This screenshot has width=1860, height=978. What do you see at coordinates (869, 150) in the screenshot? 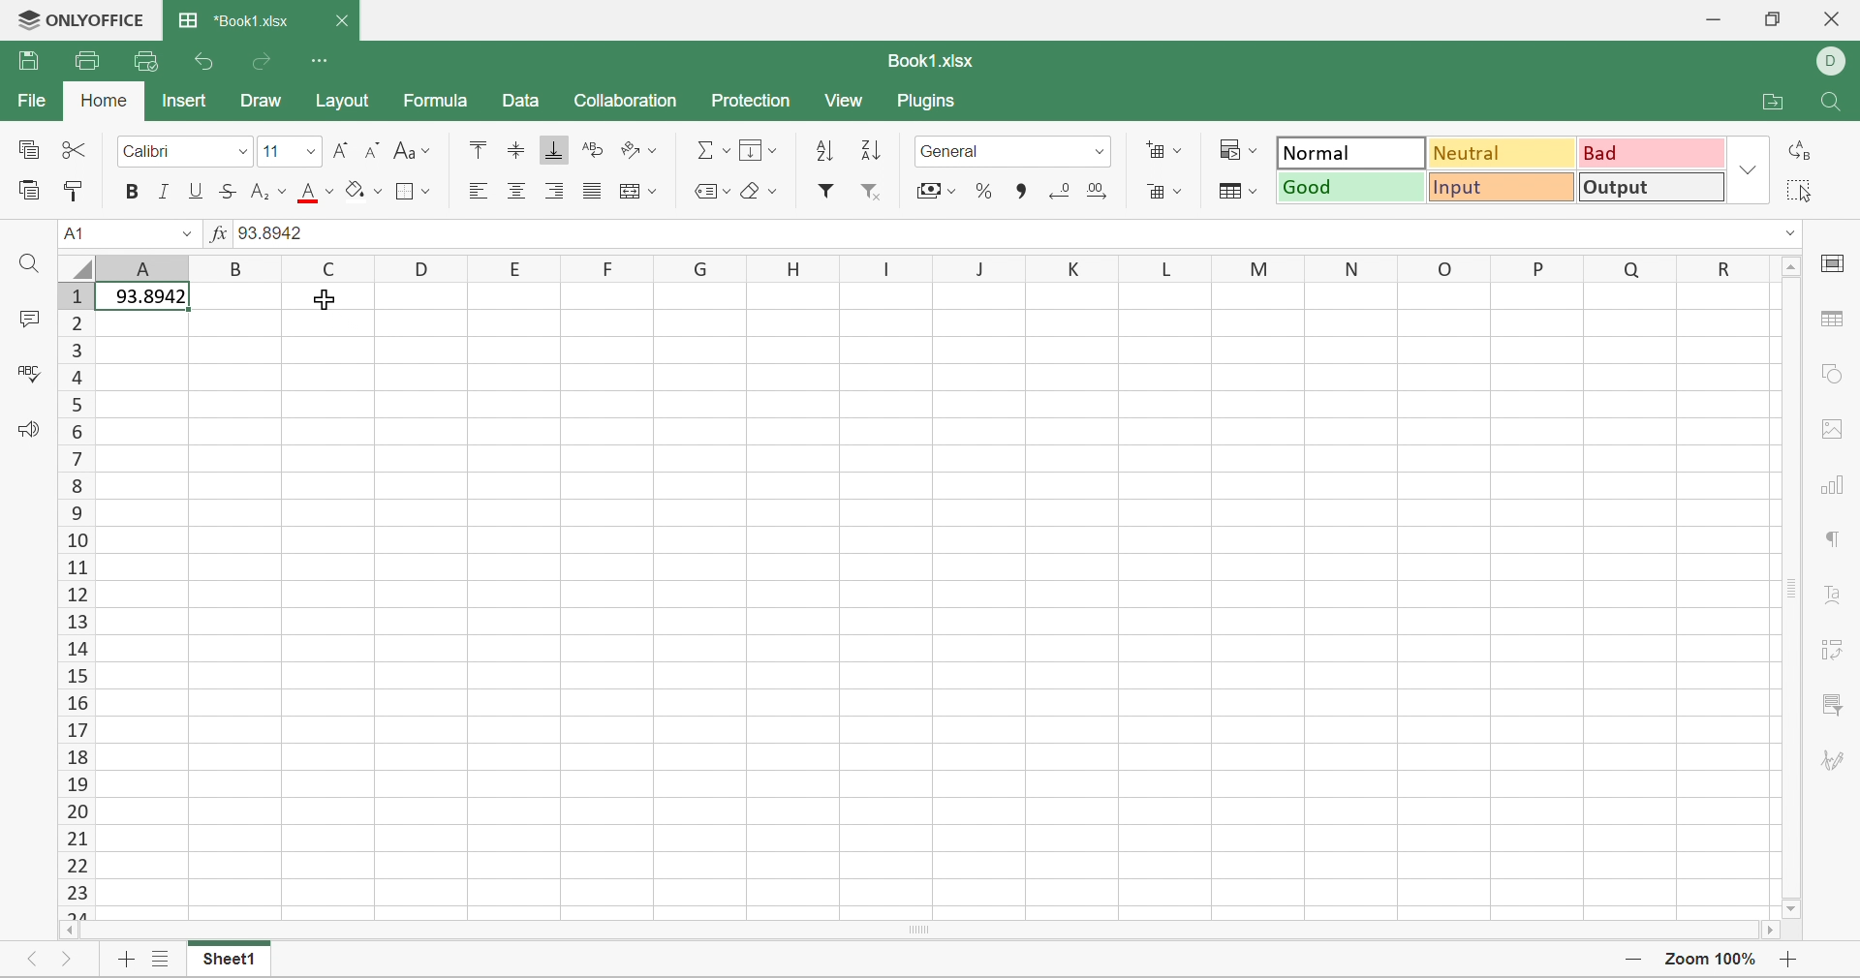
I see `Descending order` at bounding box center [869, 150].